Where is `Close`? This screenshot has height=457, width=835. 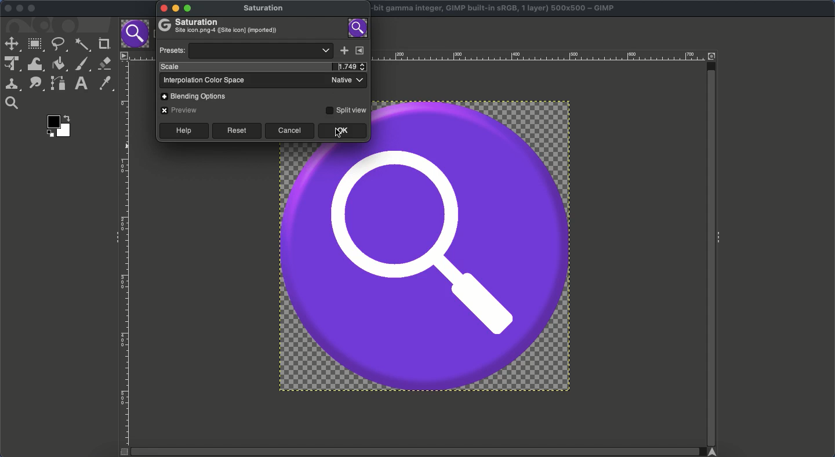
Close is located at coordinates (7, 8).